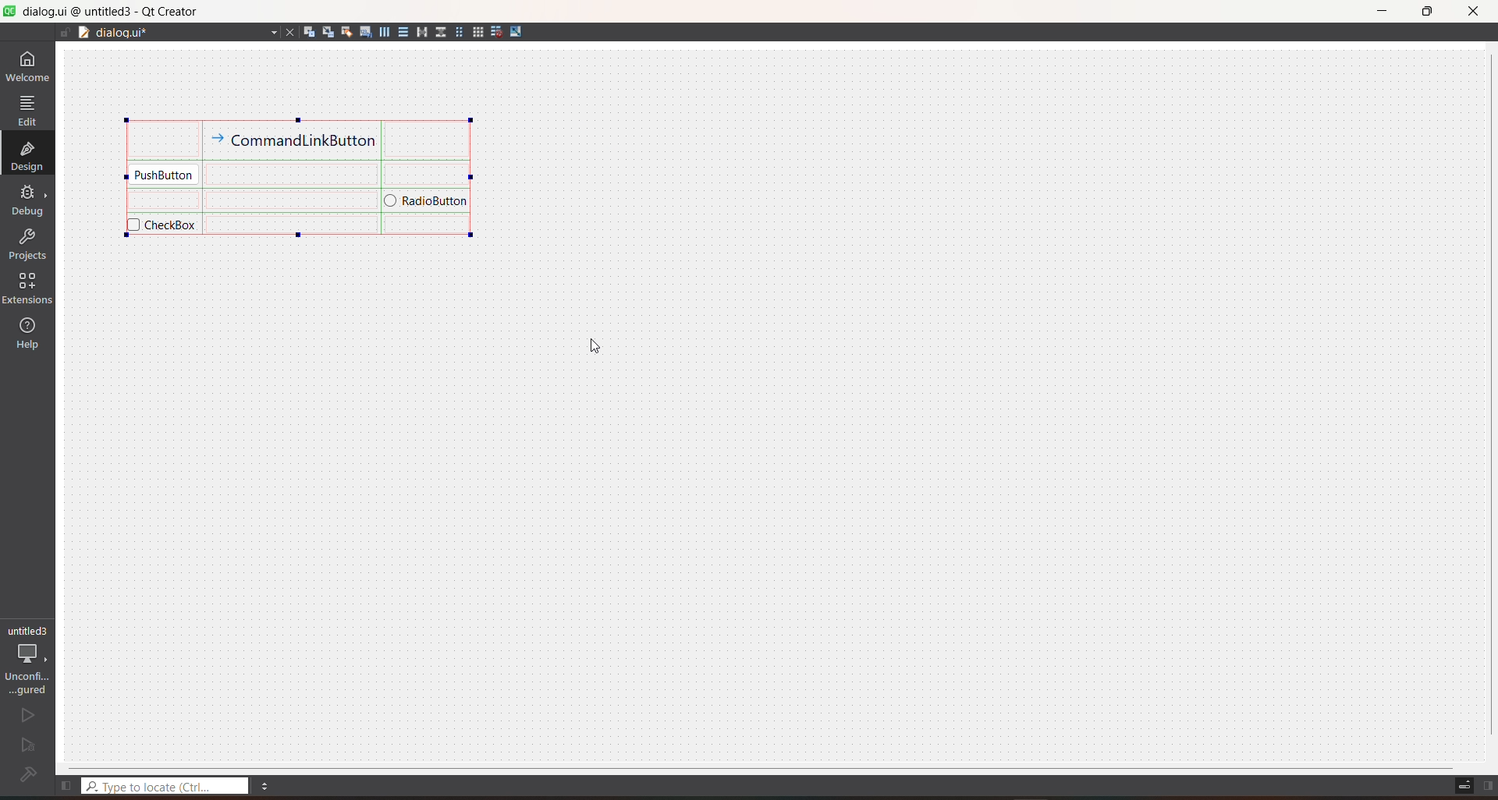  Describe the element at coordinates (111, 12) in the screenshot. I see `title` at that location.